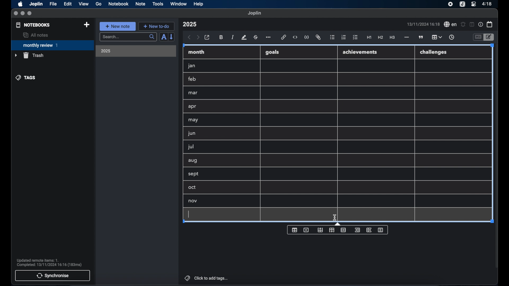 The image size is (509, 286). I want to click on sept, so click(194, 174).